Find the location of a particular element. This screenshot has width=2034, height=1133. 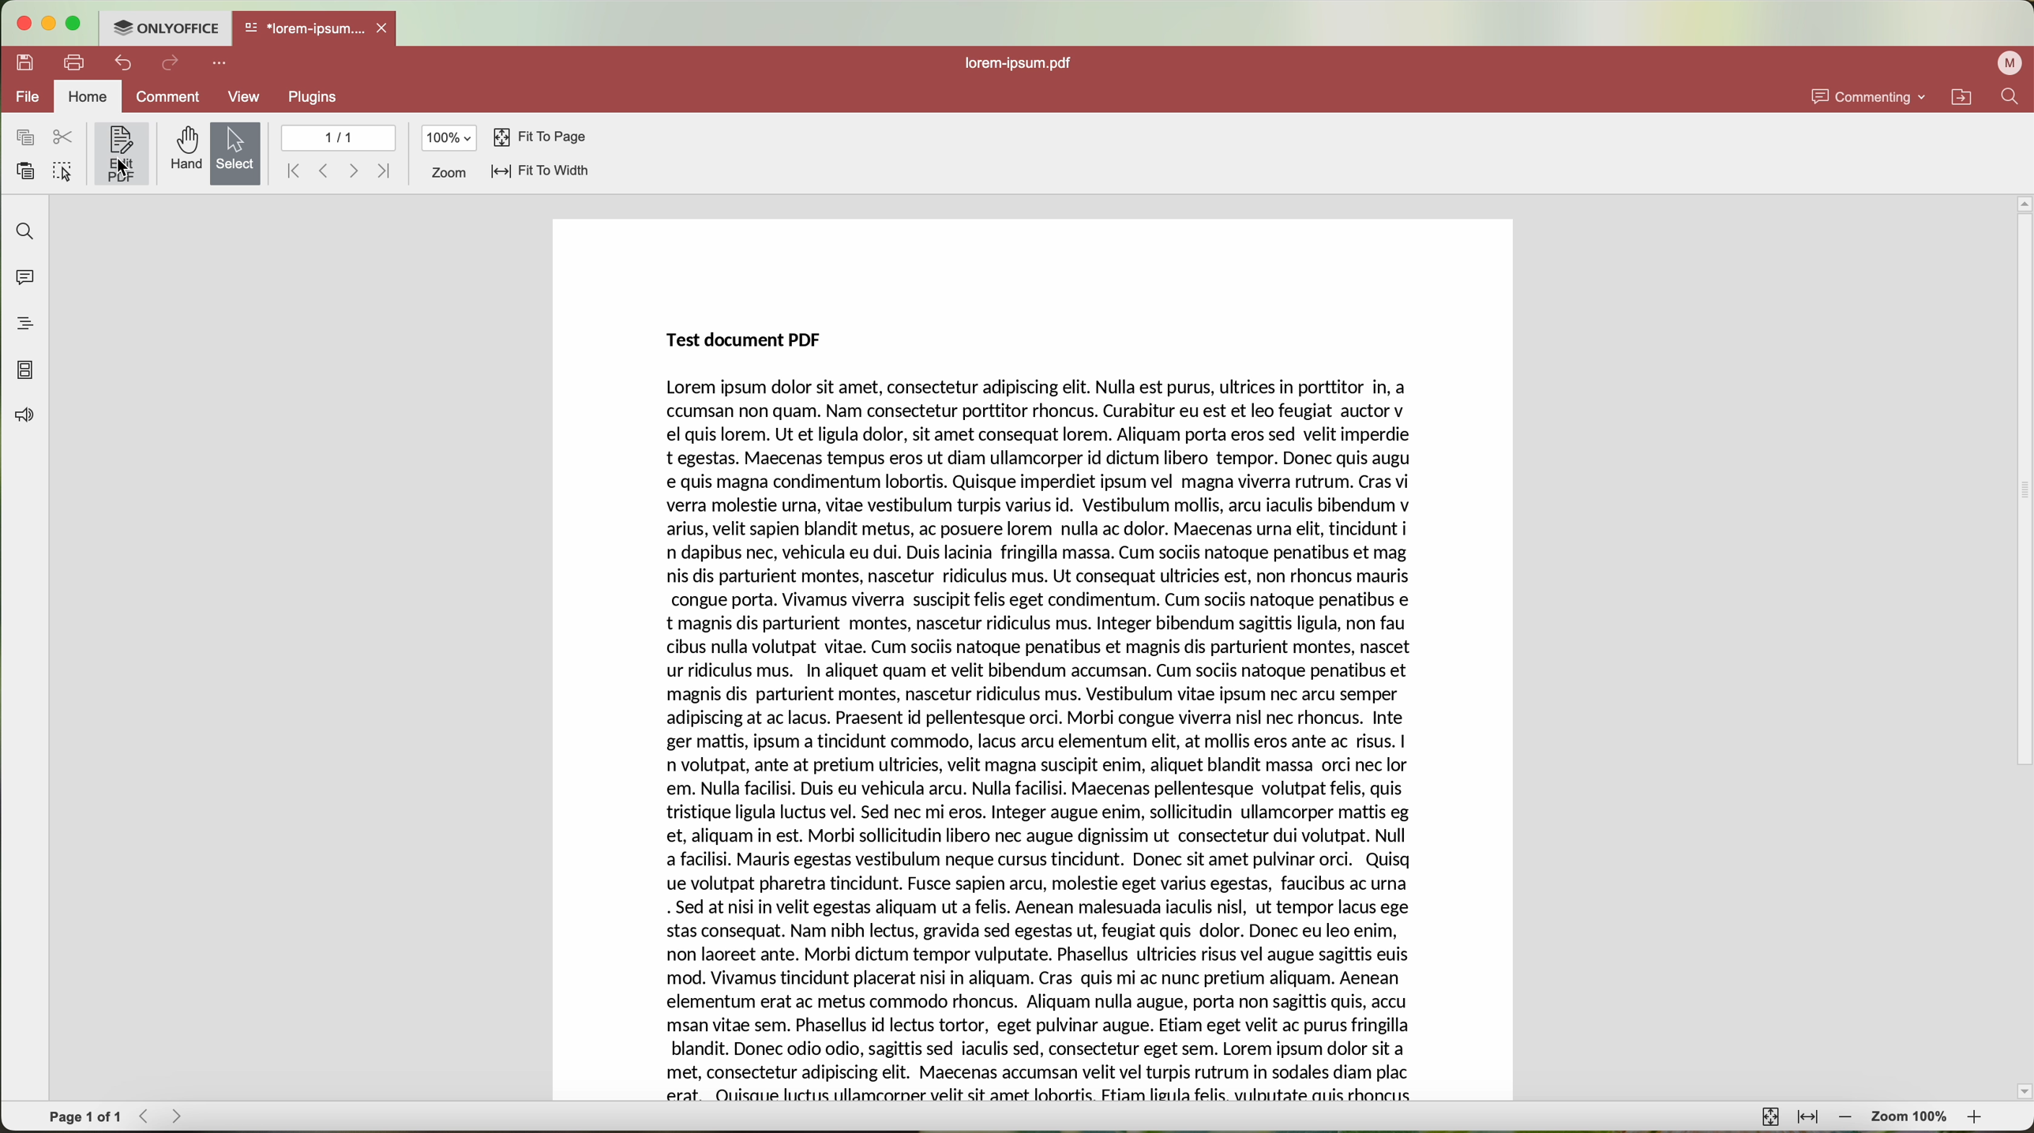

close is located at coordinates (385, 27).